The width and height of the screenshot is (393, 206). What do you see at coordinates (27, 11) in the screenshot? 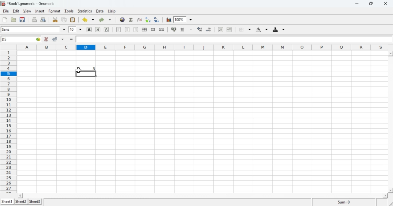
I see `View` at bounding box center [27, 11].